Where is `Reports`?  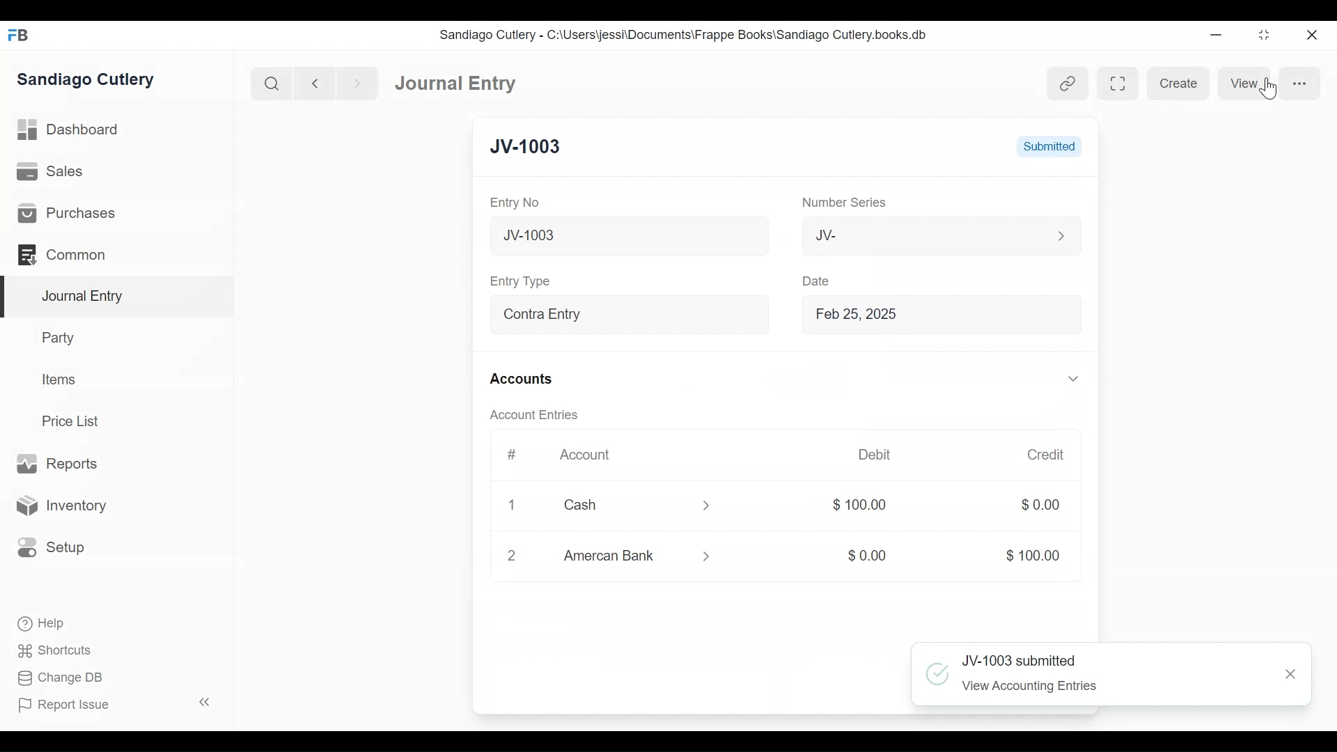
Reports is located at coordinates (56, 463).